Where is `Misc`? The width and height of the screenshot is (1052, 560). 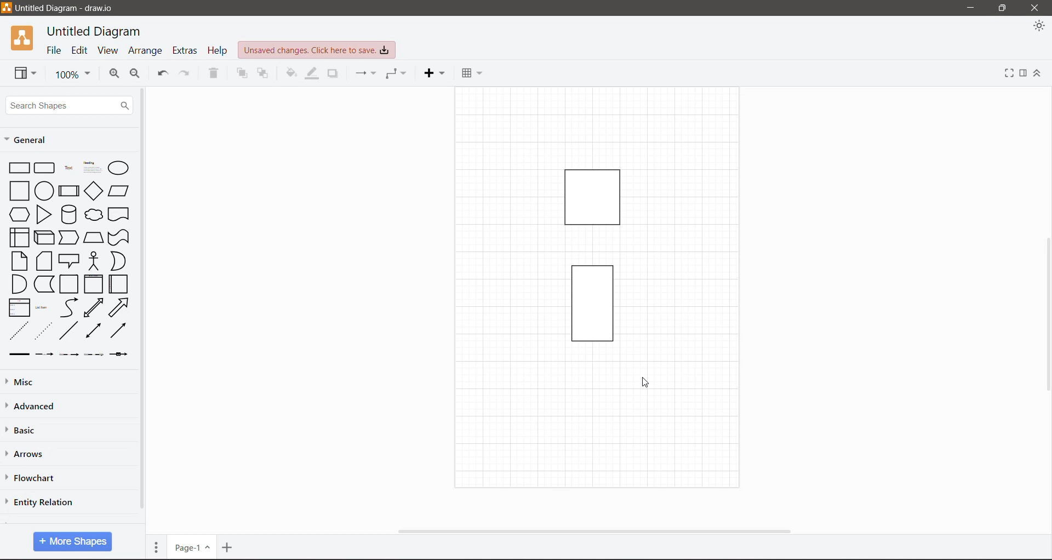 Misc is located at coordinates (24, 383).